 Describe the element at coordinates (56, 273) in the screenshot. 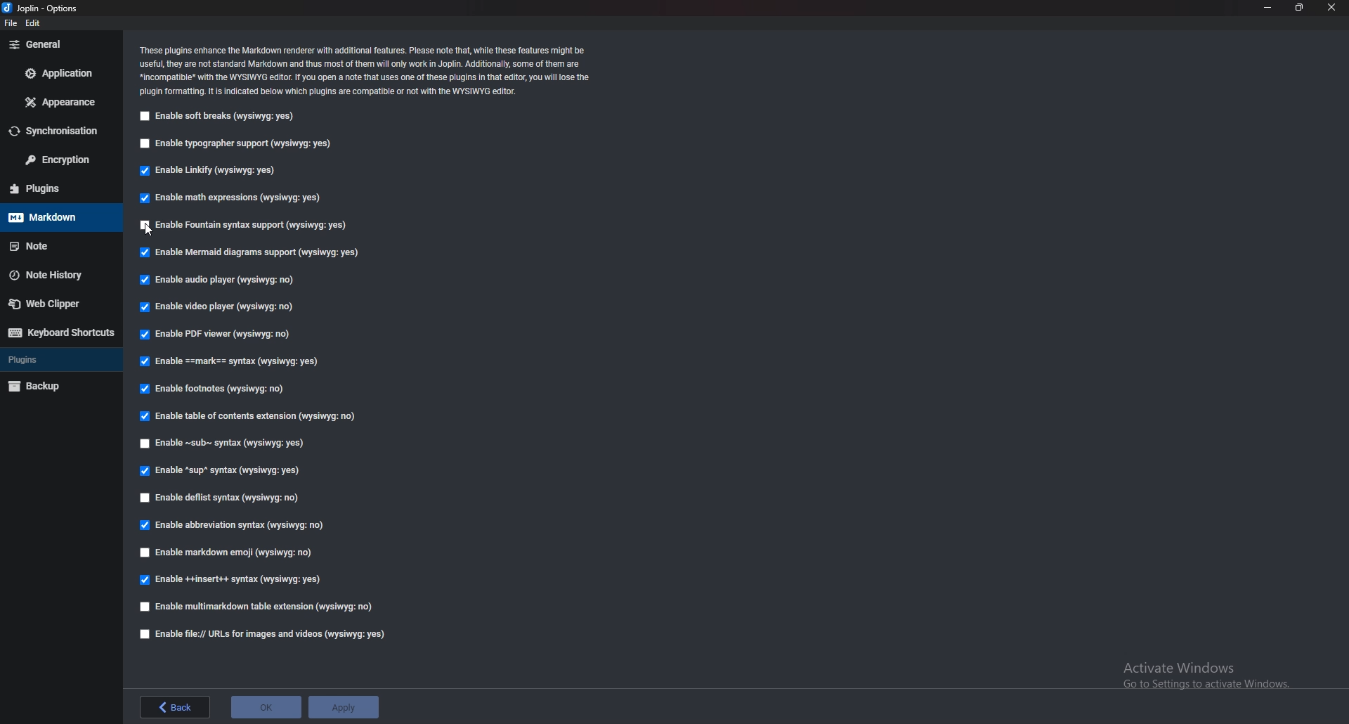

I see `Note history` at that location.